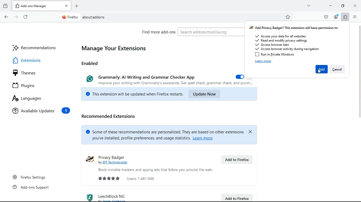 Image resolution: width=361 pixels, height=202 pixels. Describe the element at coordinates (283, 36) in the screenshot. I see `Access your data for all websites` at that location.